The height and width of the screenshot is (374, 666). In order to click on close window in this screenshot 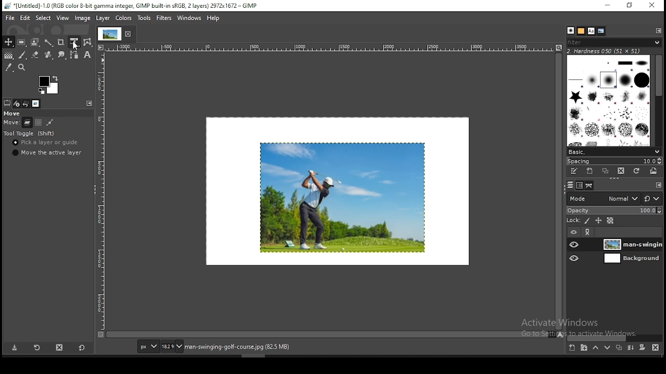, I will do `click(652, 6)`.